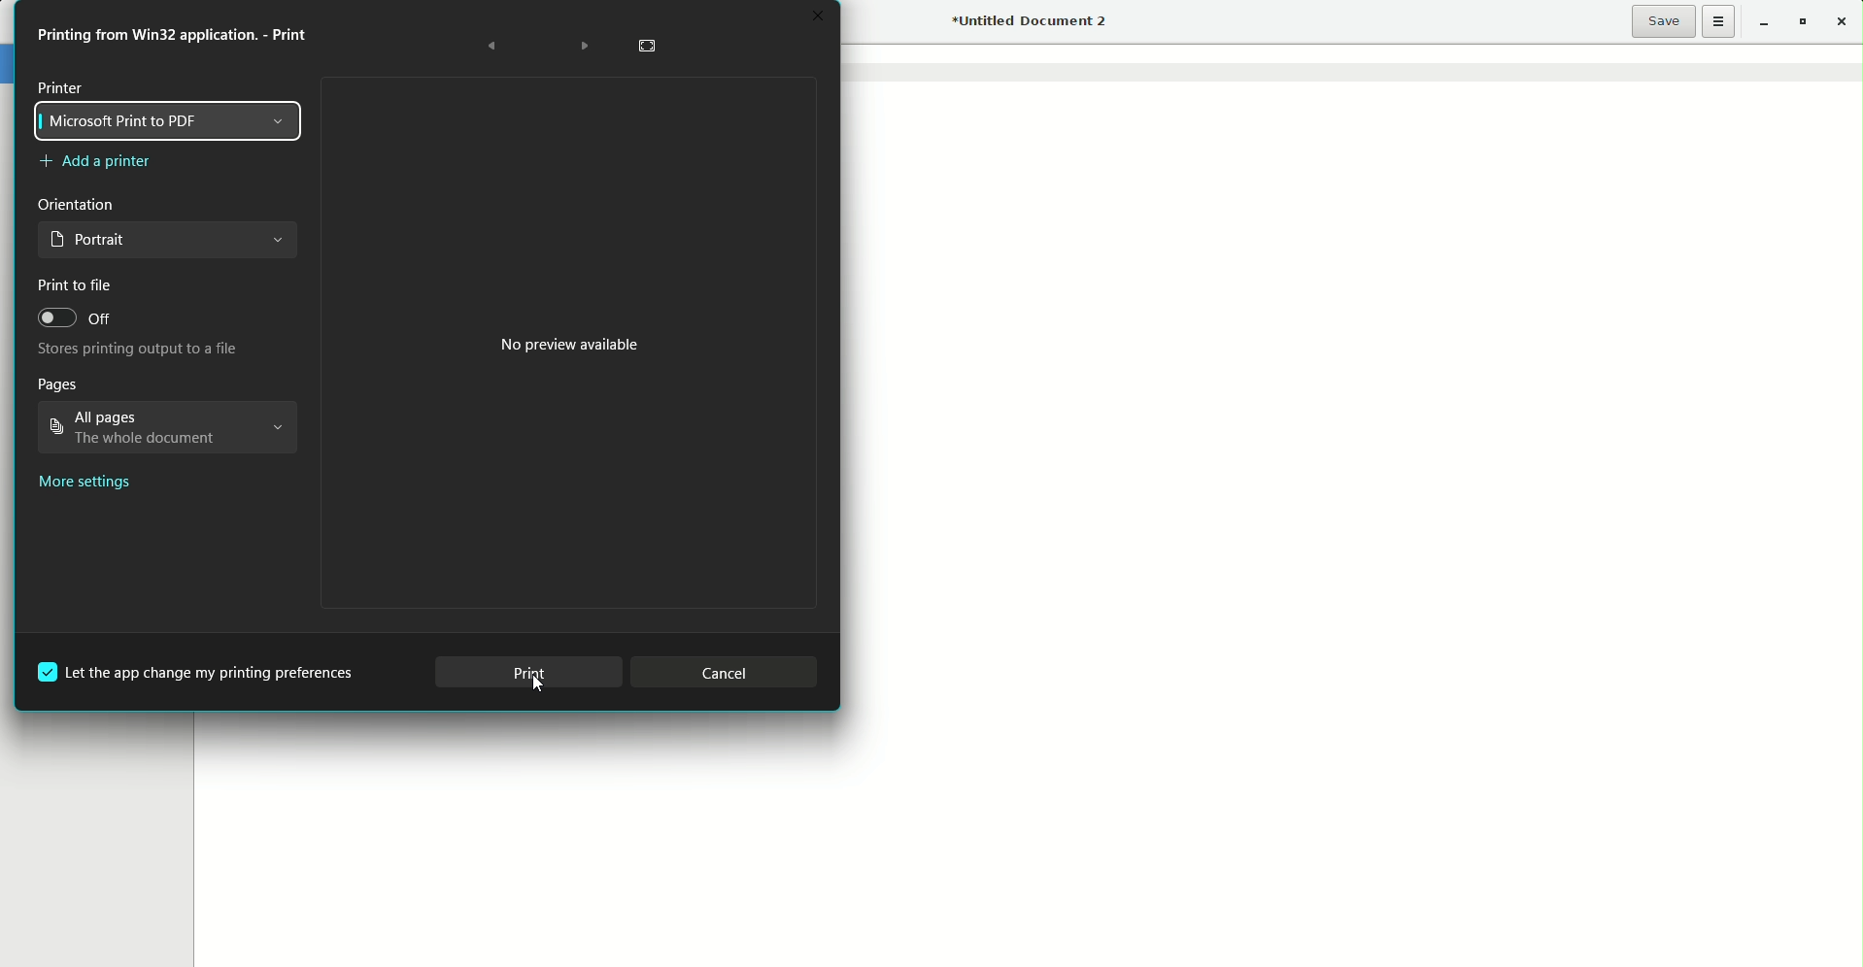  Describe the element at coordinates (75, 204) in the screenshot. I see `Orientation` at that location.